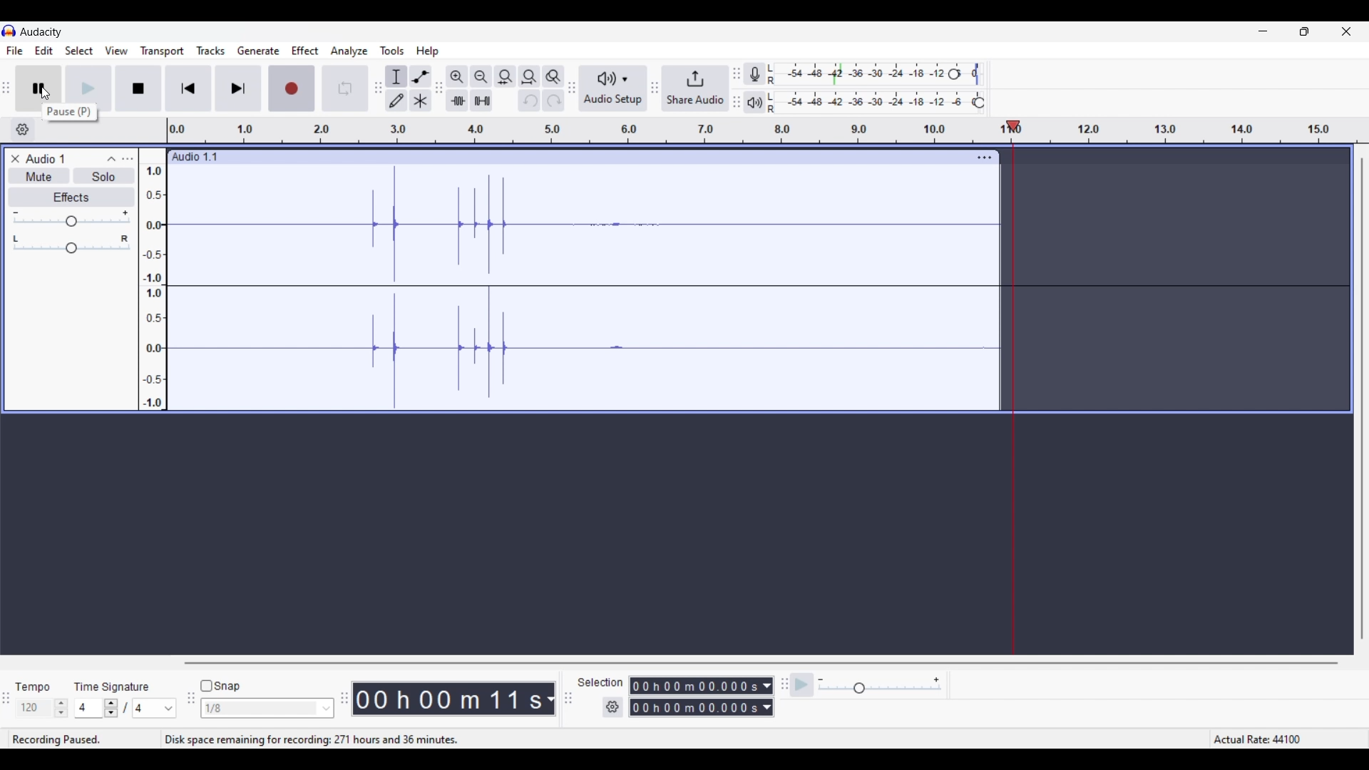  What do you see at coordinates (22, 130) in the screenshot?
I see `Timeline options` at bounding box center [22, 130].